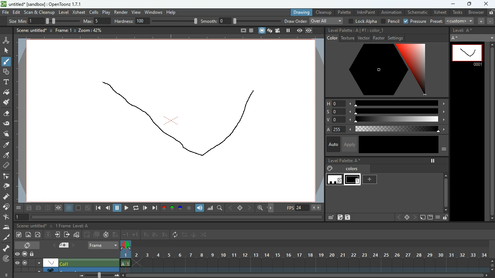  What do you see at coordinates (145, 208) in the screenshot?
I see `forward` at bounding box center [145, 208].